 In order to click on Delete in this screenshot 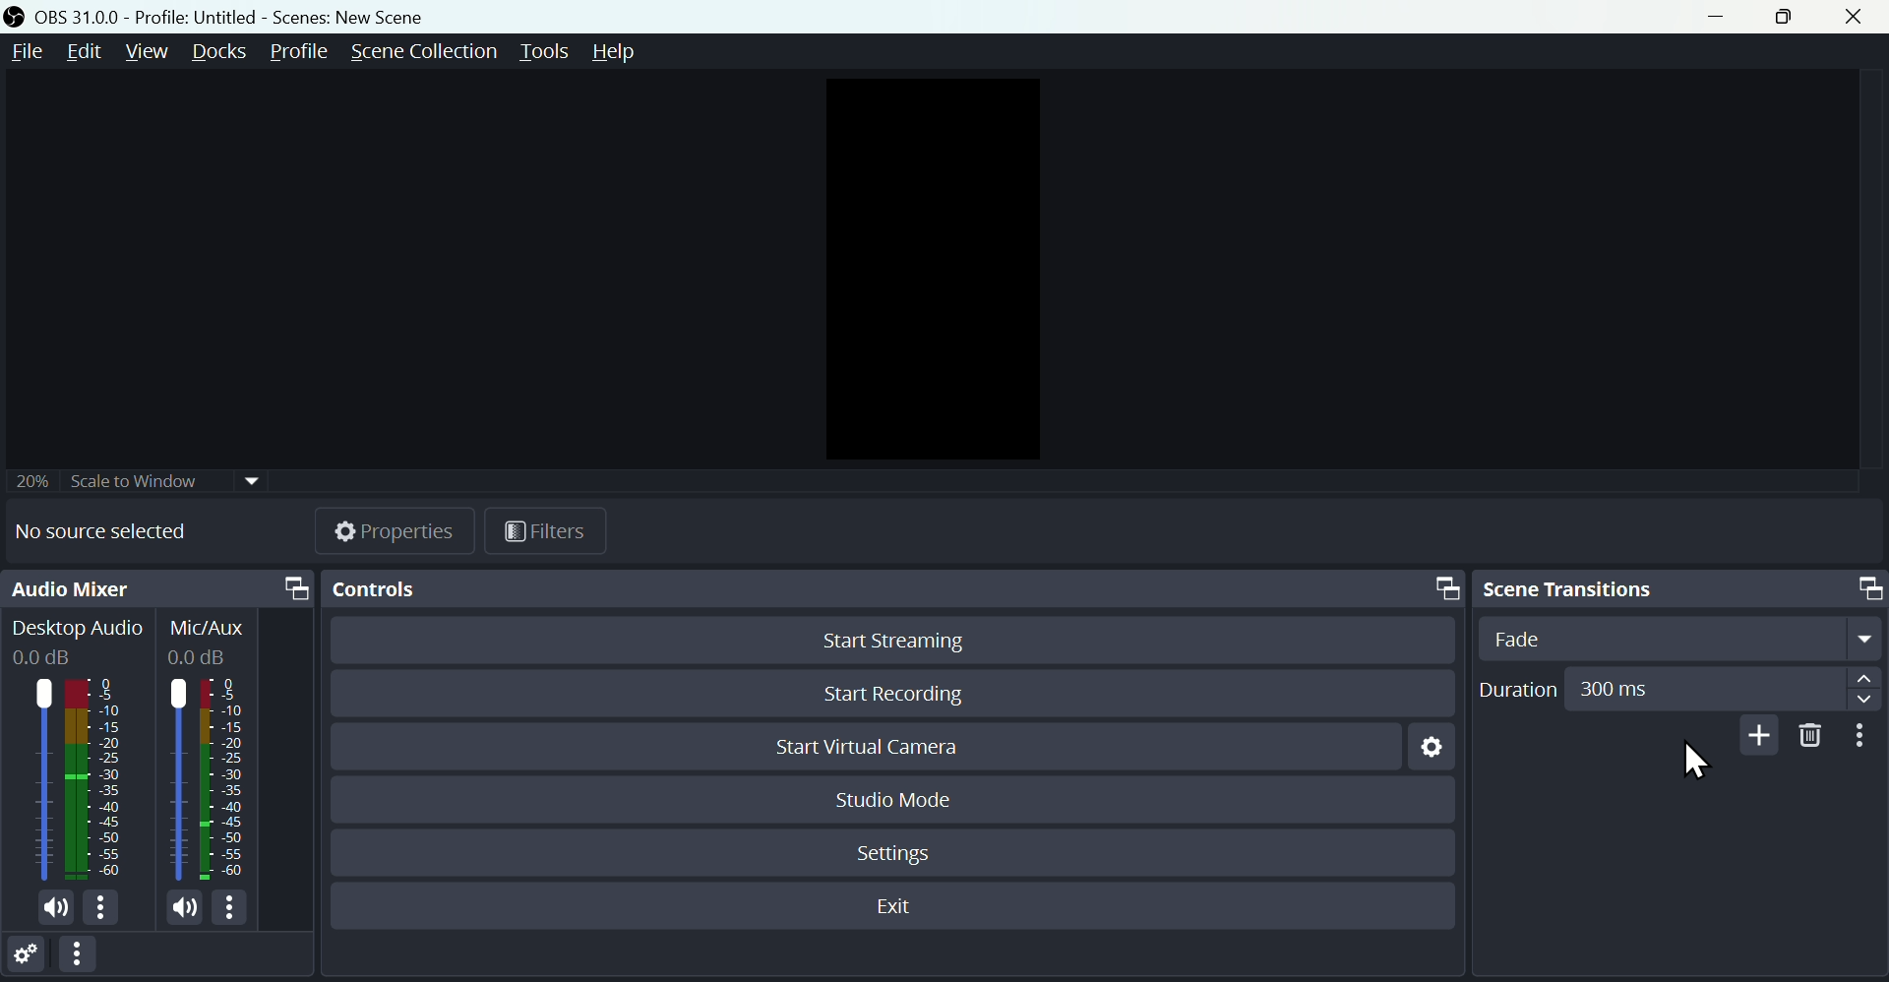, I will do `click(1813, 735)`.